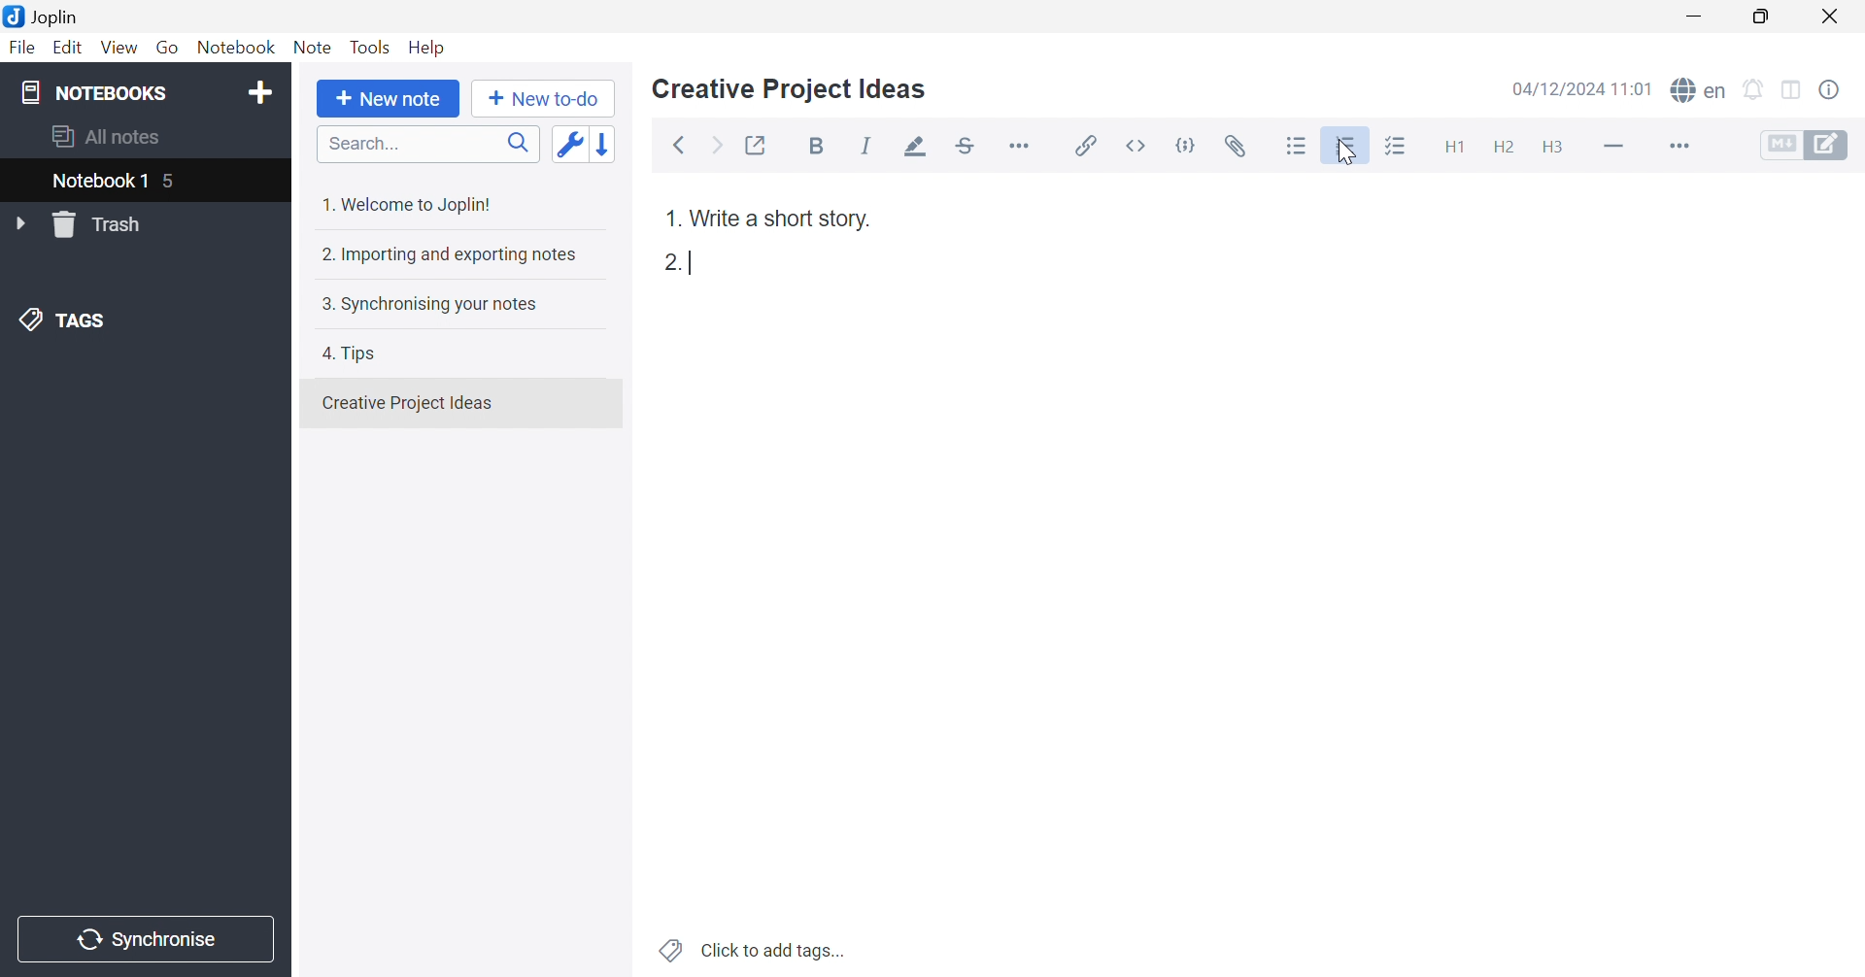 The width and height of the screenshot is (1865, 977). What do you see at coordinates (1296, 147) in the screenshot?
I see `Bulleted list` at bounding box center [1296, 147].